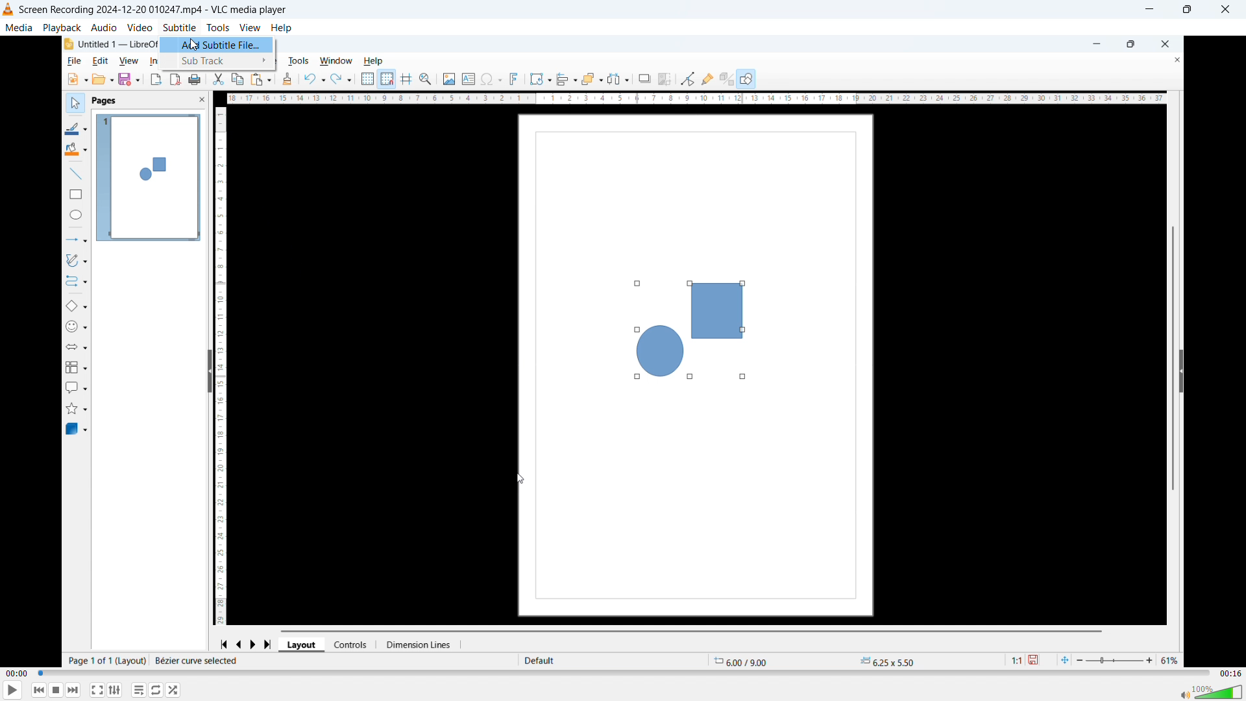 This screenshot has width=1246, height=701. What do you see at coordinates (174, 690) in the screenshot?
I see `Random ` at bounding box center [174, 690].